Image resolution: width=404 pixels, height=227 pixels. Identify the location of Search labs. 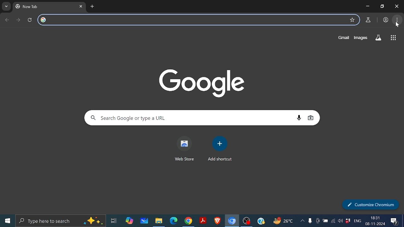
(378, 38).